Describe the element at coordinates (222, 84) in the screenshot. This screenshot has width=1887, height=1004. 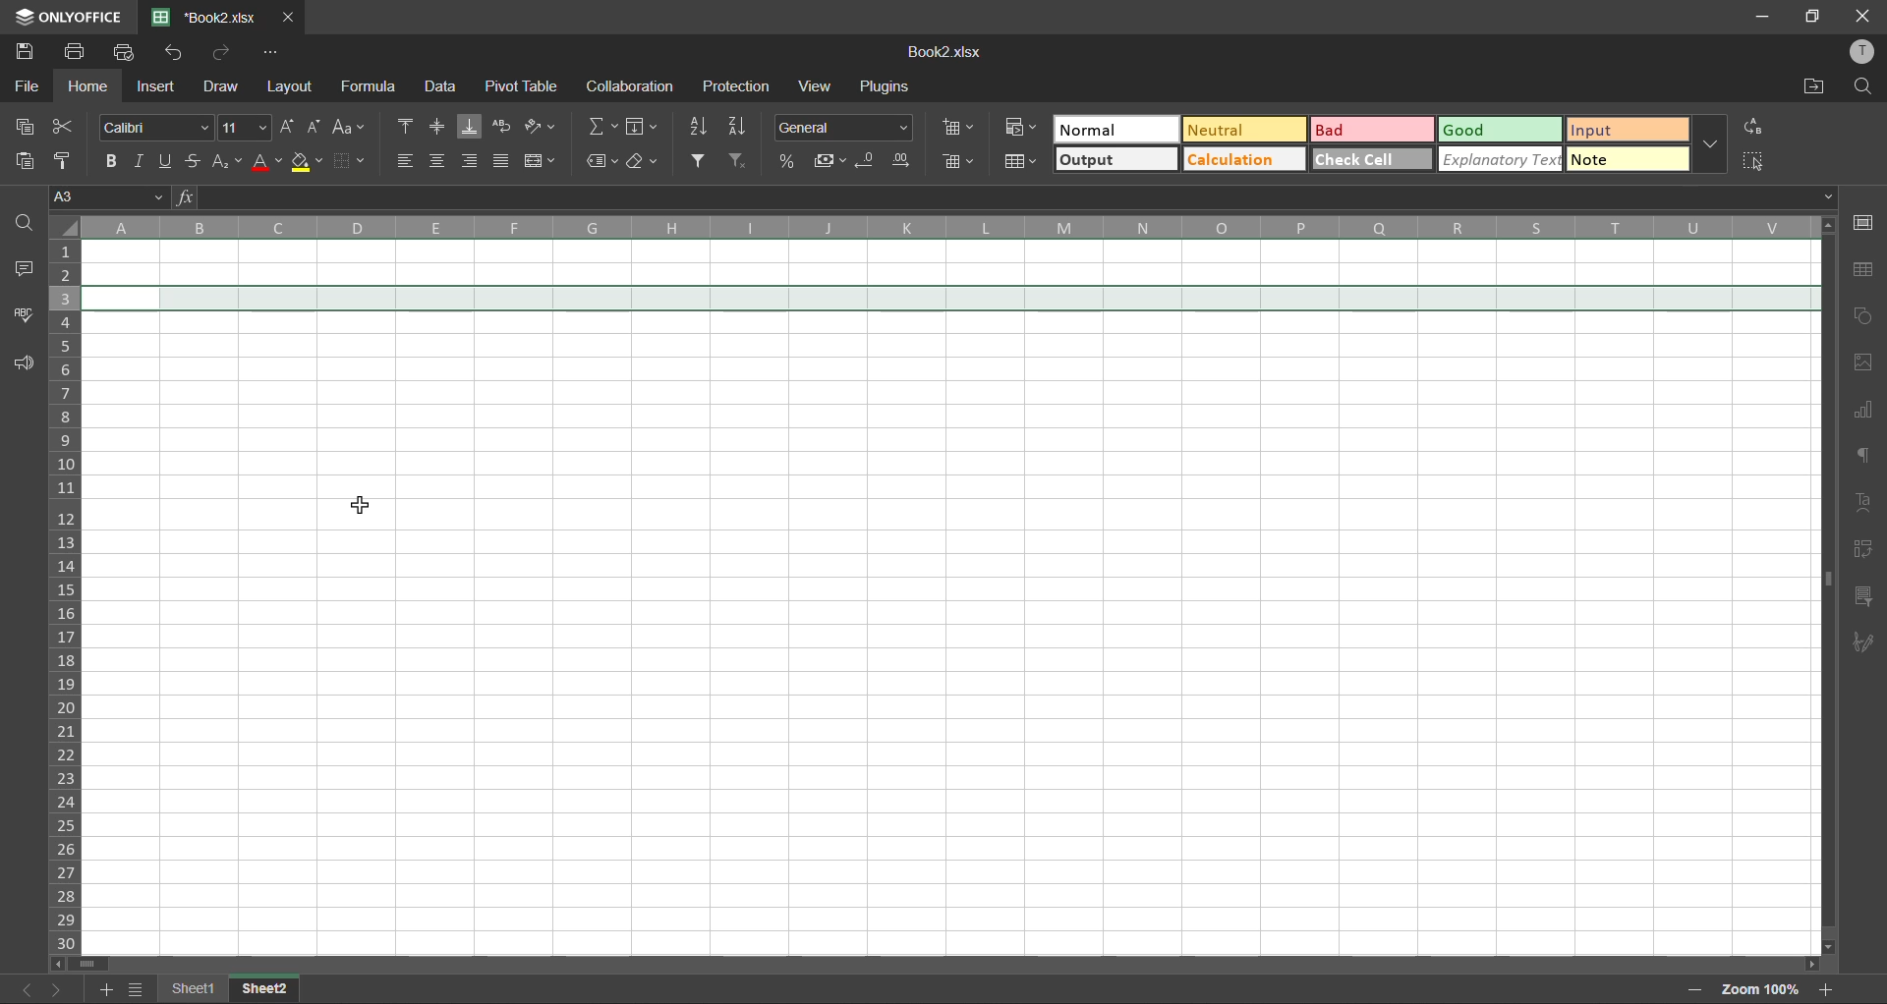
I see `draw` at that location.